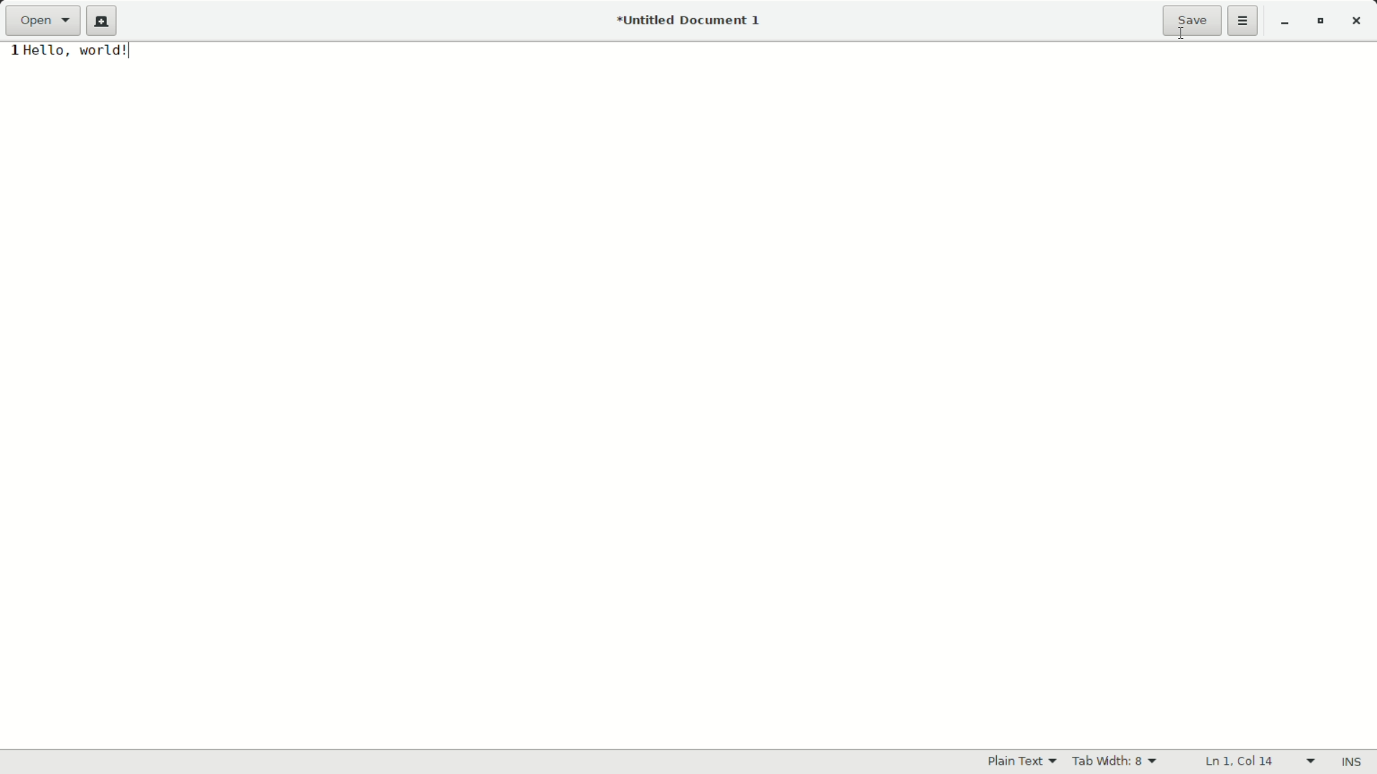  I want to click on Untitled Document 1, so click(689, 21).